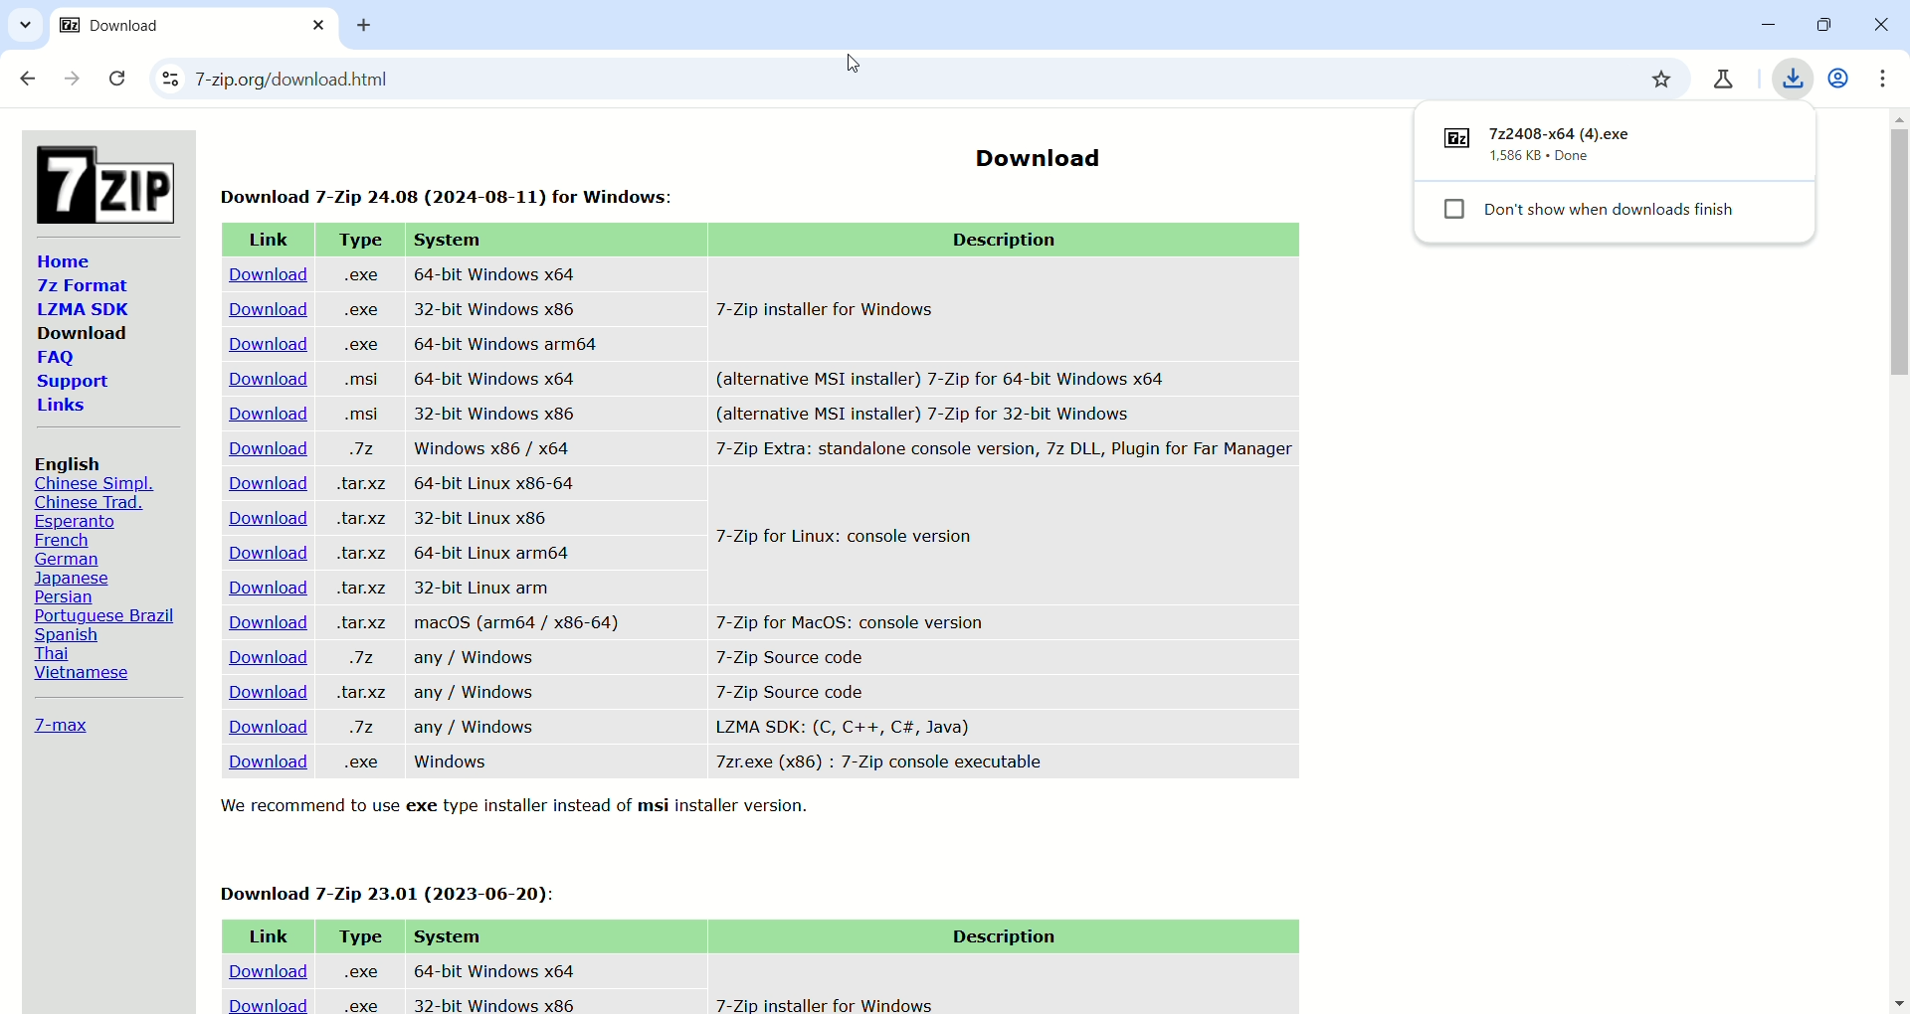 Image resolution: width=1910 pixels, height=1014 pixels. What do you see at coordinates (360, 308) in the screenshot?
I see `.exe` at bounding box center [360, 308].